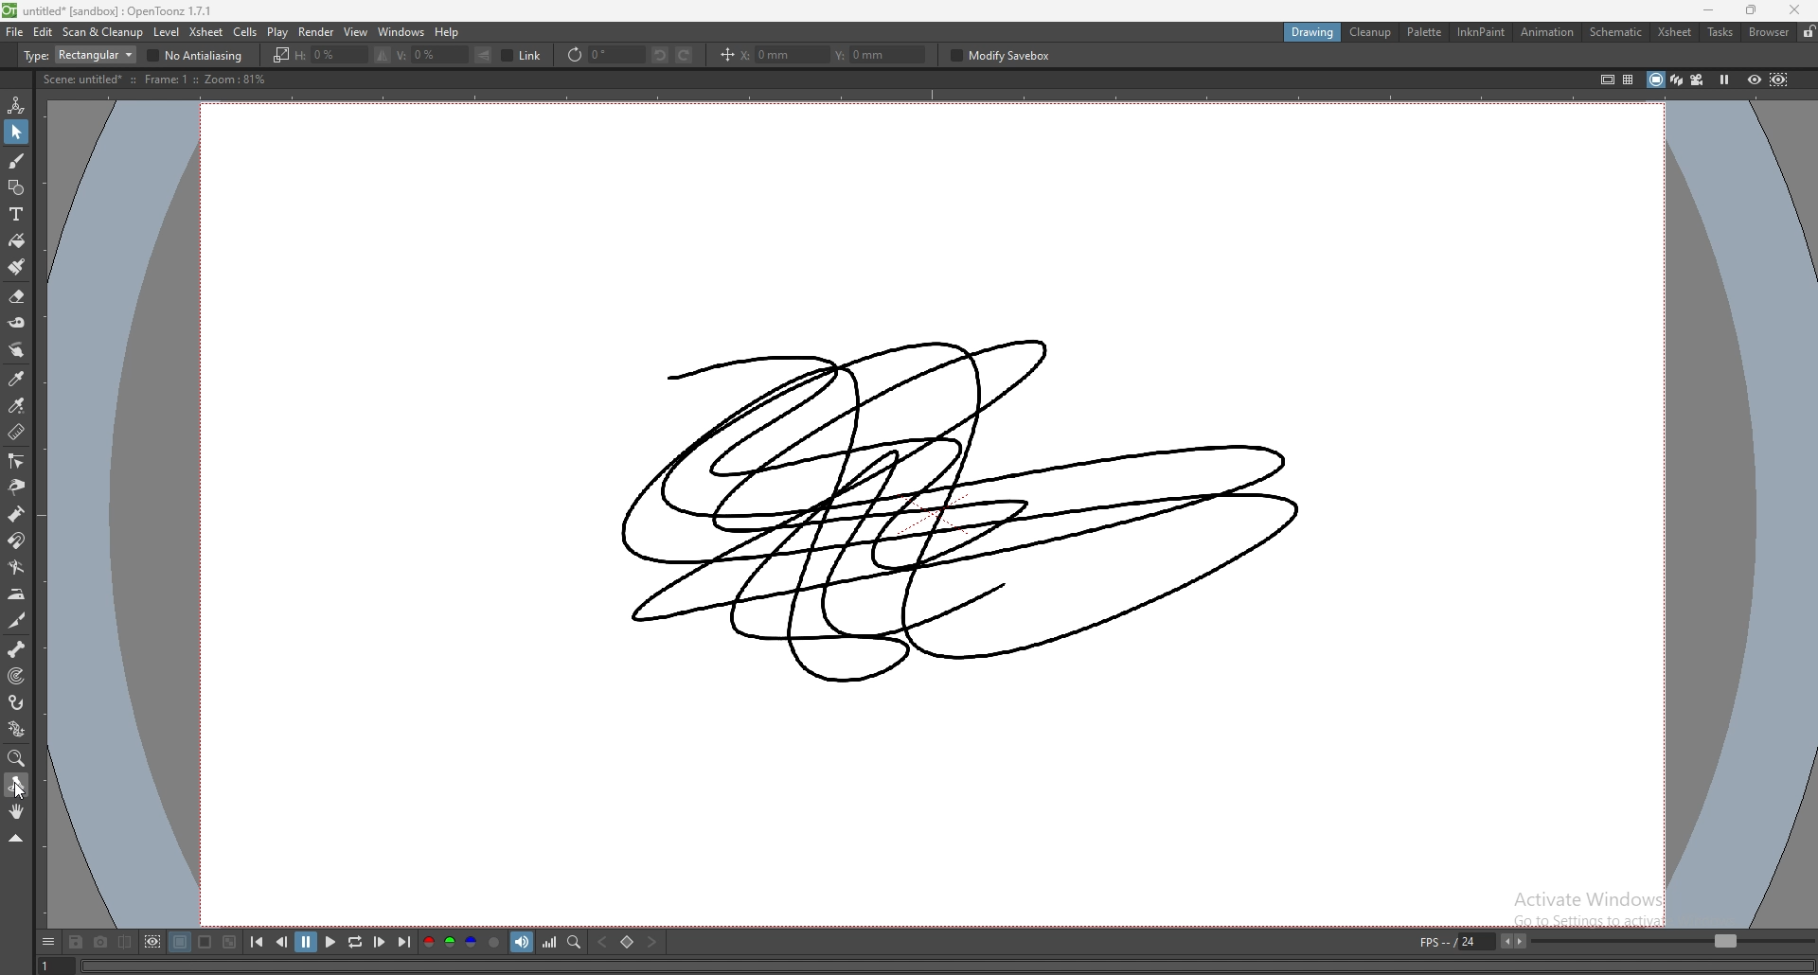 This screenshot has width=1818, height=975. I want to click on play, so click(278, 31).